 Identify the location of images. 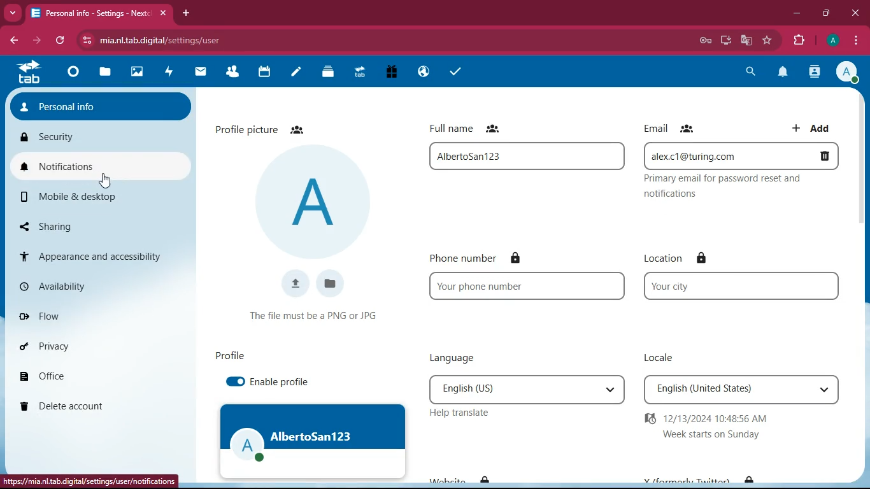
(138, 73).